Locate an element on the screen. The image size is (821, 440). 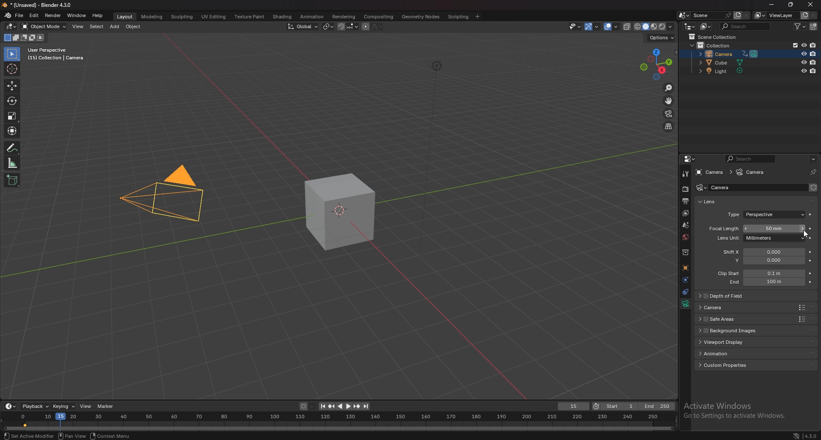
animation is located at coordinates (311, 16).